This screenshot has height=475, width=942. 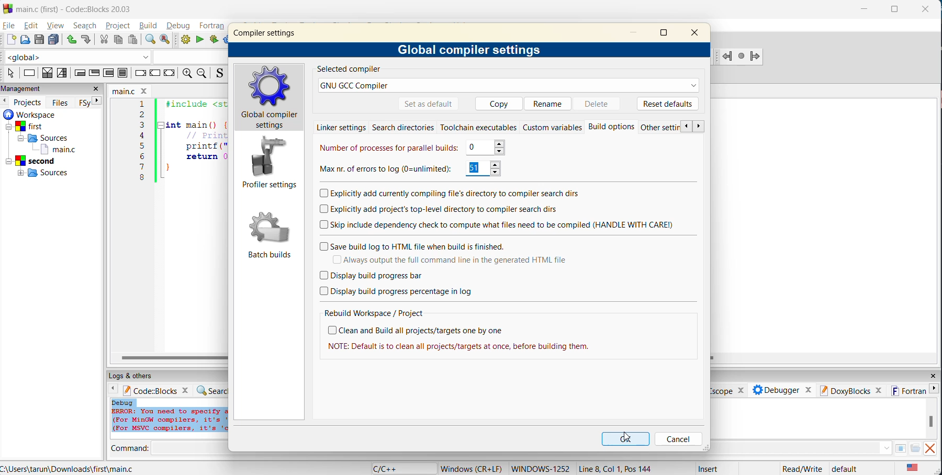 I want to click on rebuild workspace/project, so click(x=373, y=313).